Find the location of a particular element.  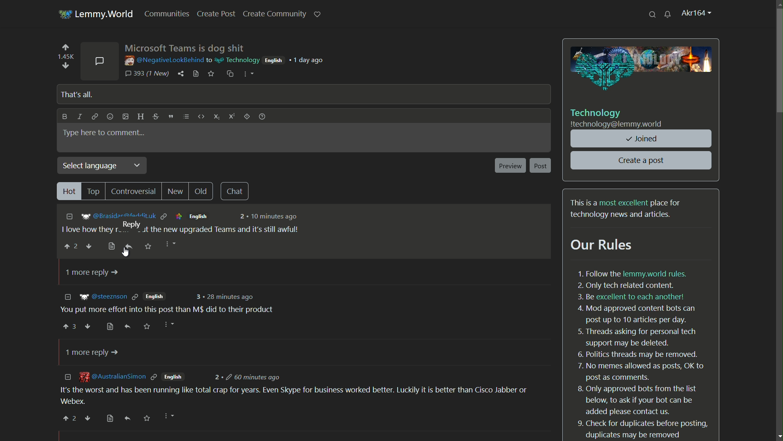

comments is located at coordinates (100, 60).